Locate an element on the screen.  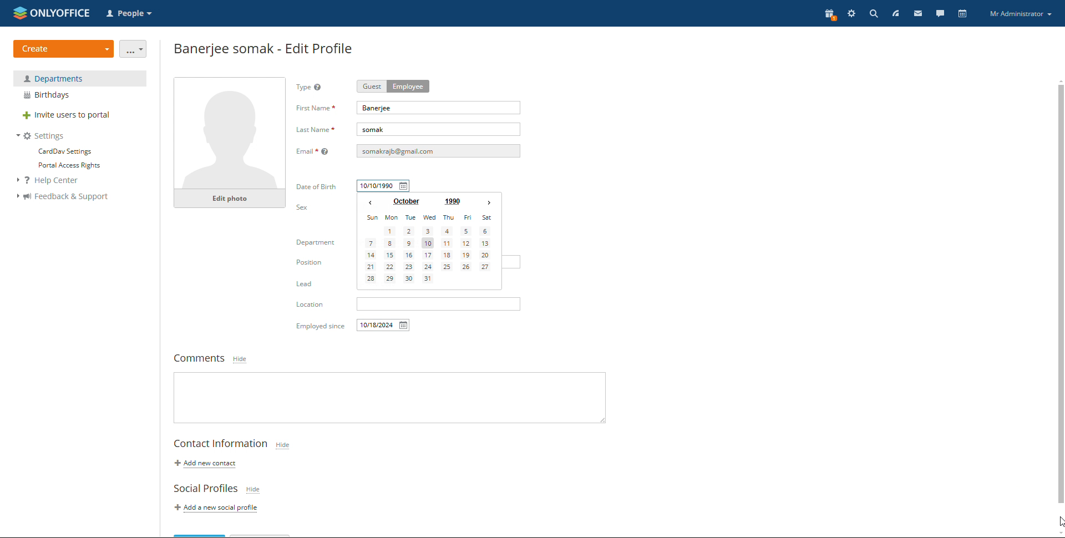
settings is located at coordinates (41, 136).